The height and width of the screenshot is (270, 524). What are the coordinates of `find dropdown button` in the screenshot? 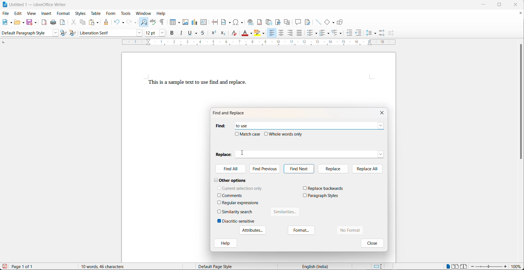 It's located at (381, 126).